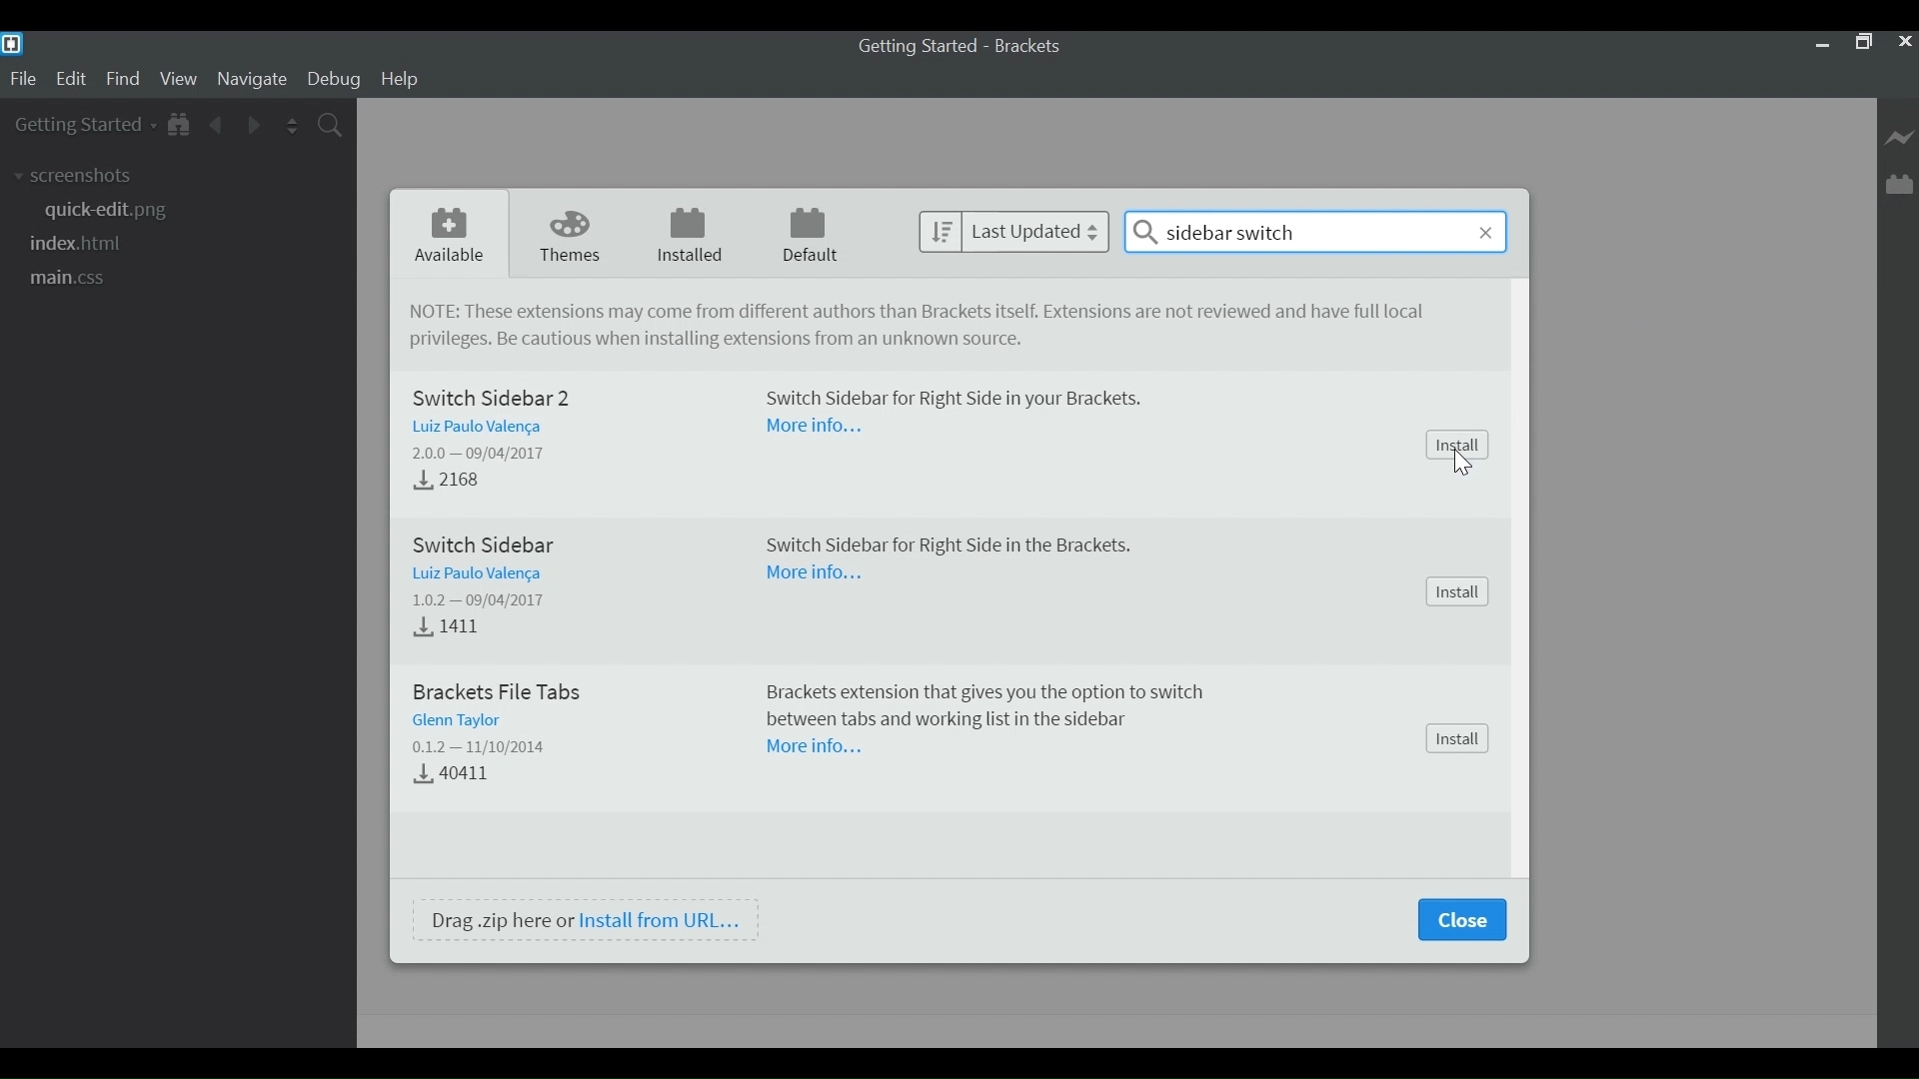 Image resolution: width=1919 pixels, height=1079 pixels. What do you see at coordinates (465, 720) in the screenshot?
I see `Glenn Taylor` at bounding box center [465, 720].